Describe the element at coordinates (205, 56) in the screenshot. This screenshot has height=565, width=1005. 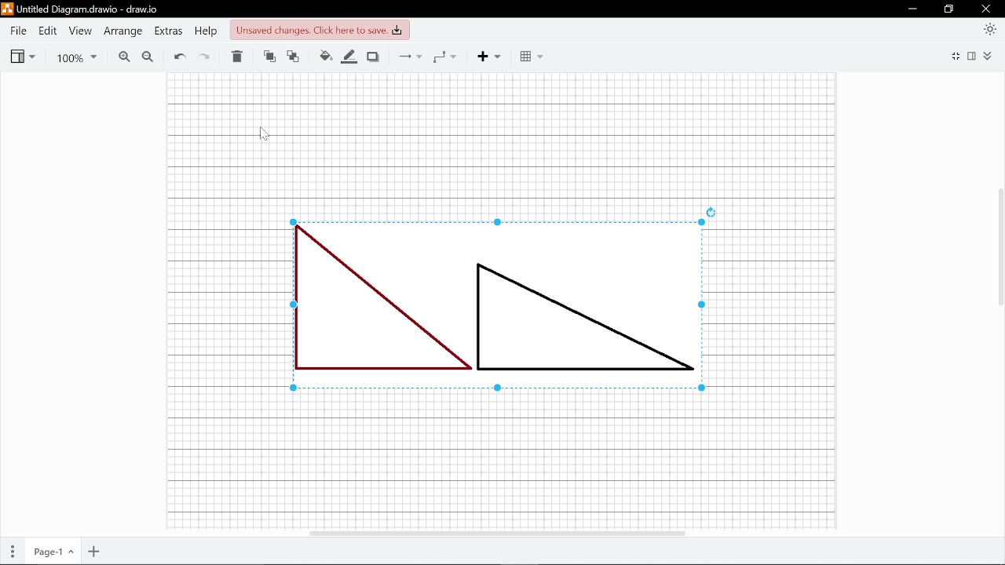
I see `Redo` at that location.